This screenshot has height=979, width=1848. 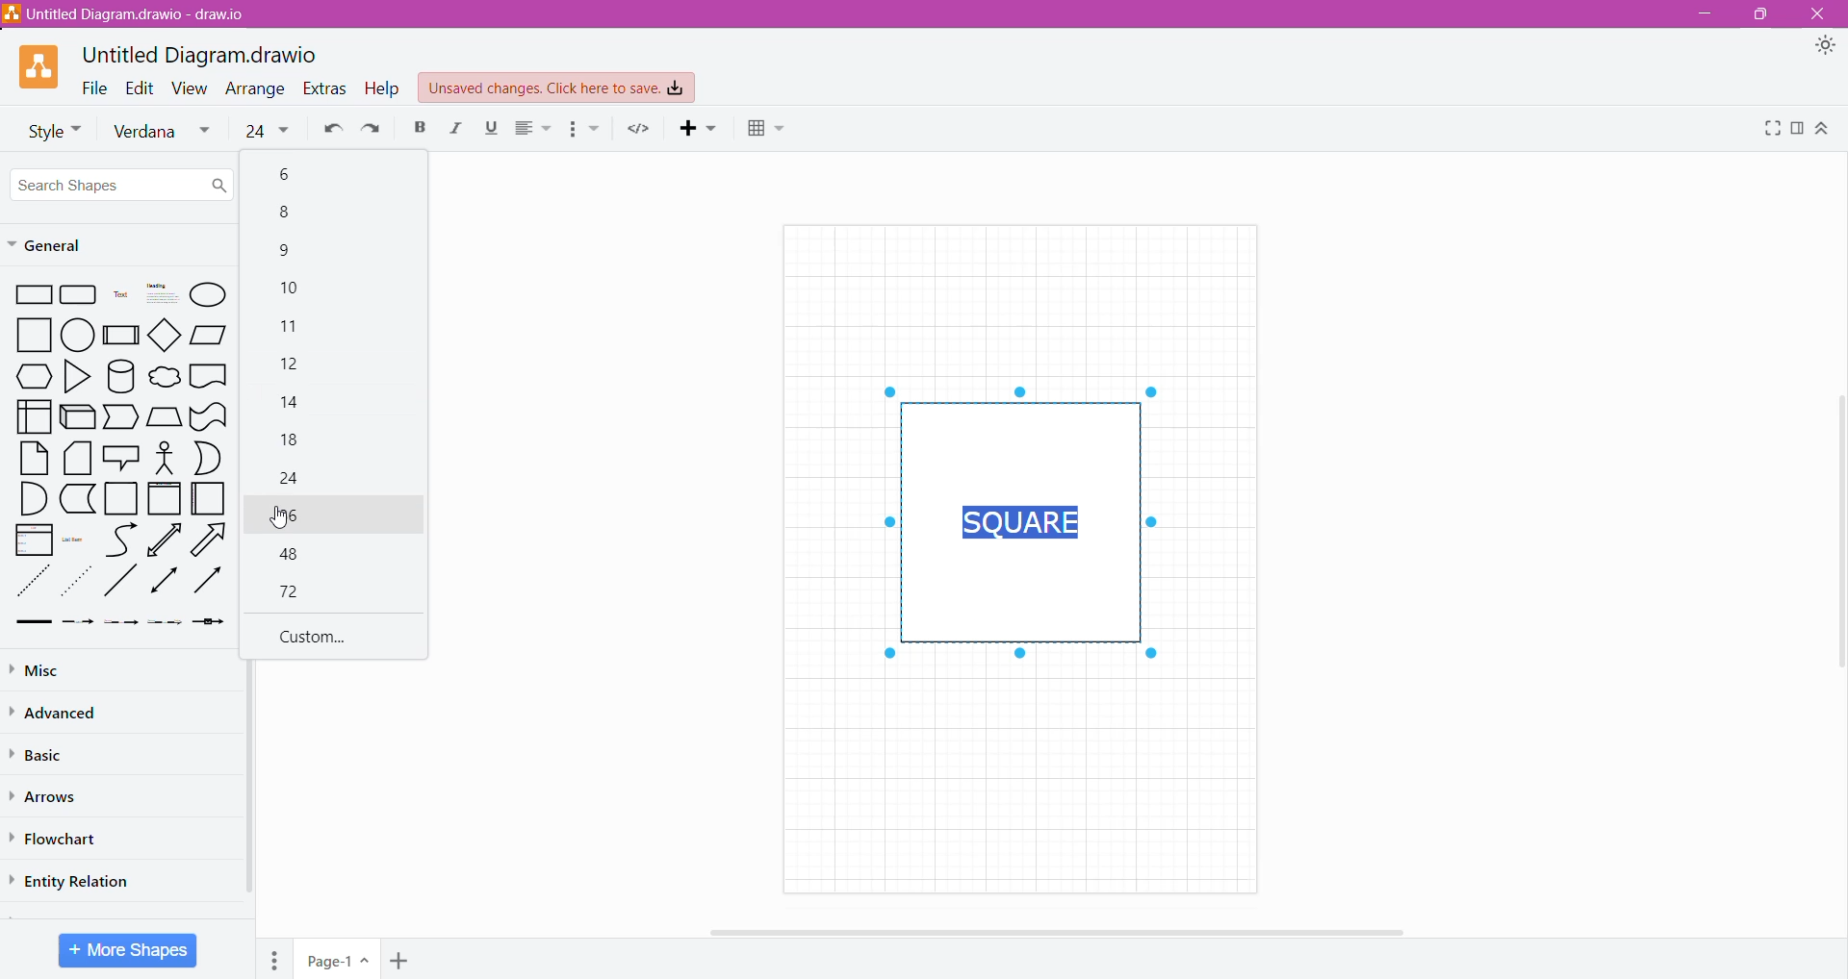 What do you see at coordinates (287, 327) in the screenshot?
I see `11` at bounding box center [287, 327].